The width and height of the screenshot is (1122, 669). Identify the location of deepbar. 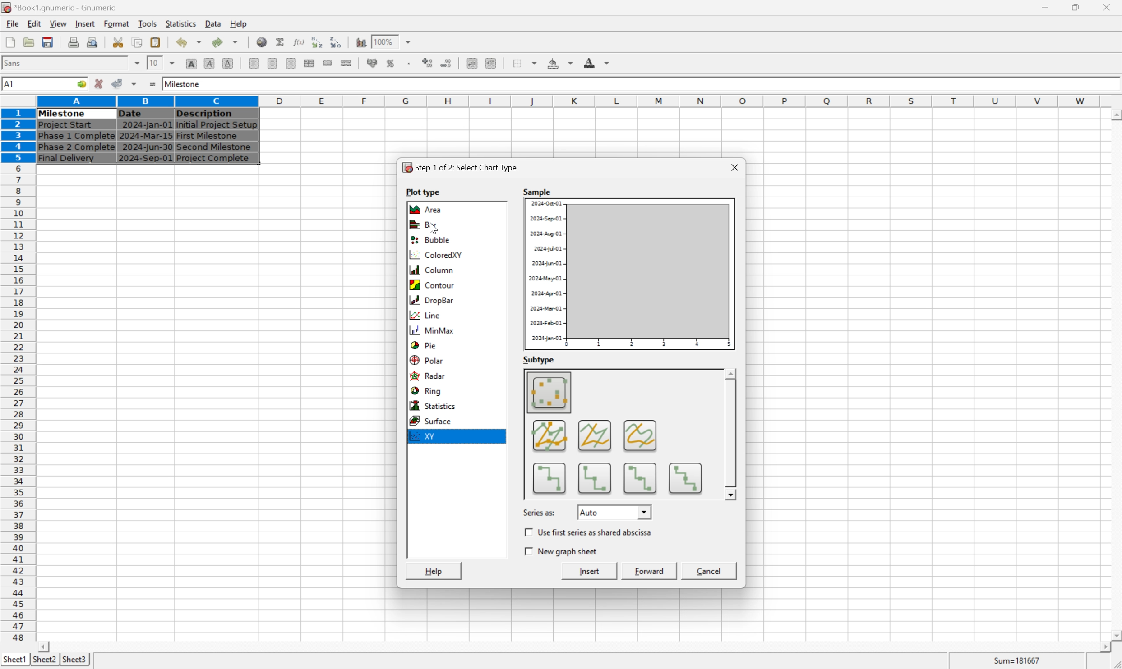
(432, 301).